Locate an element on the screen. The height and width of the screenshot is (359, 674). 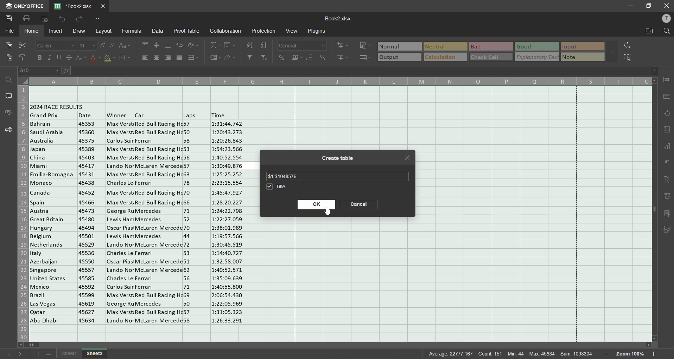
strikethrough is located at coordinates (70, 59).